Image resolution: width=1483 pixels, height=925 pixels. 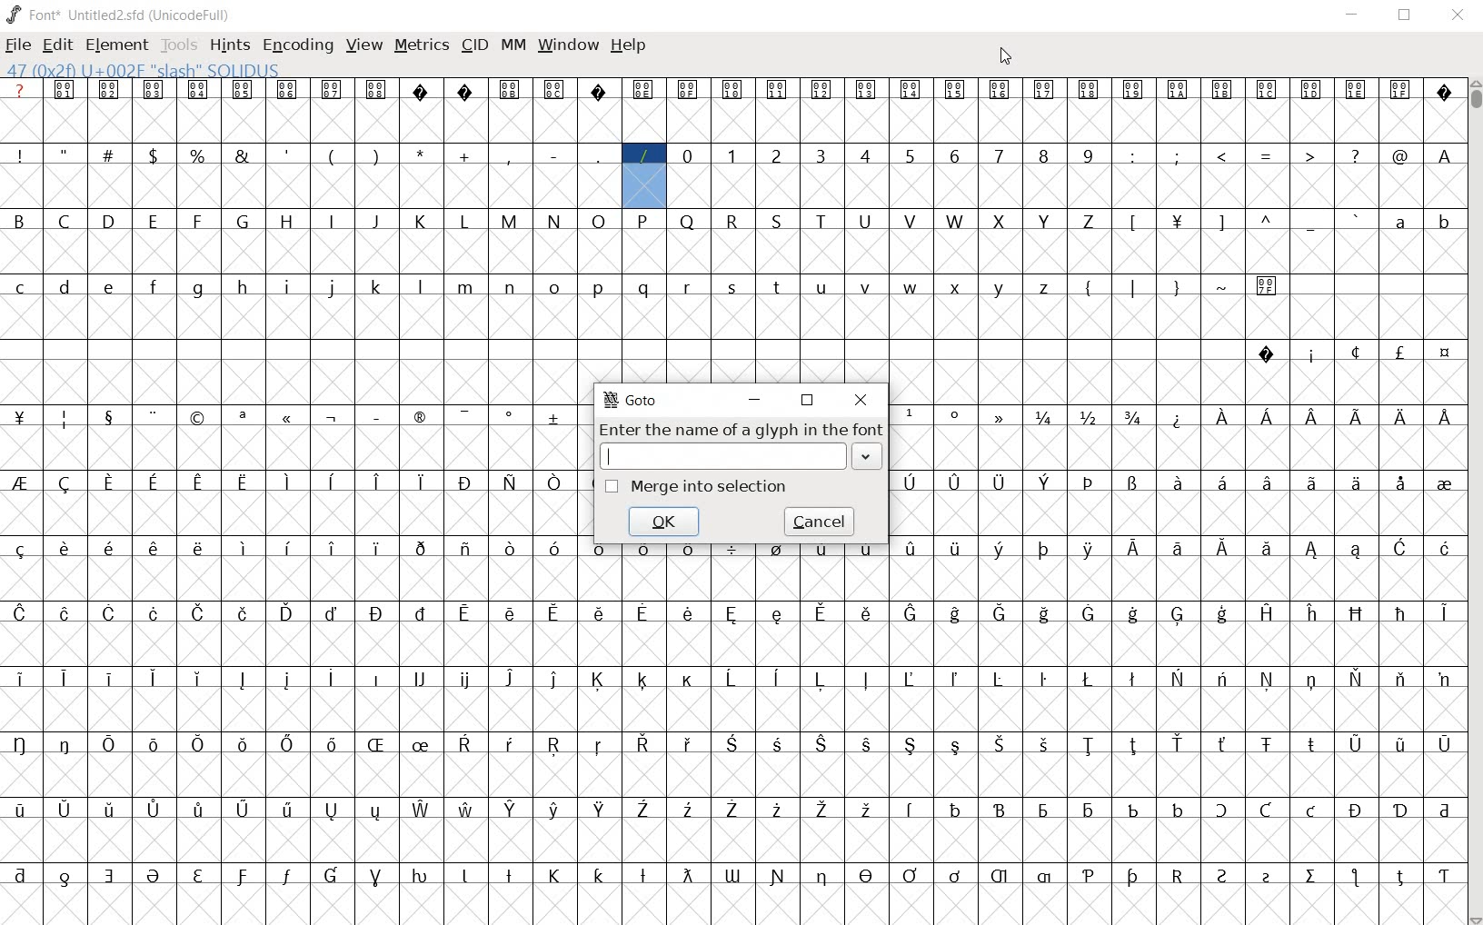 I want to click on glyph, so click(x=422, y=810).